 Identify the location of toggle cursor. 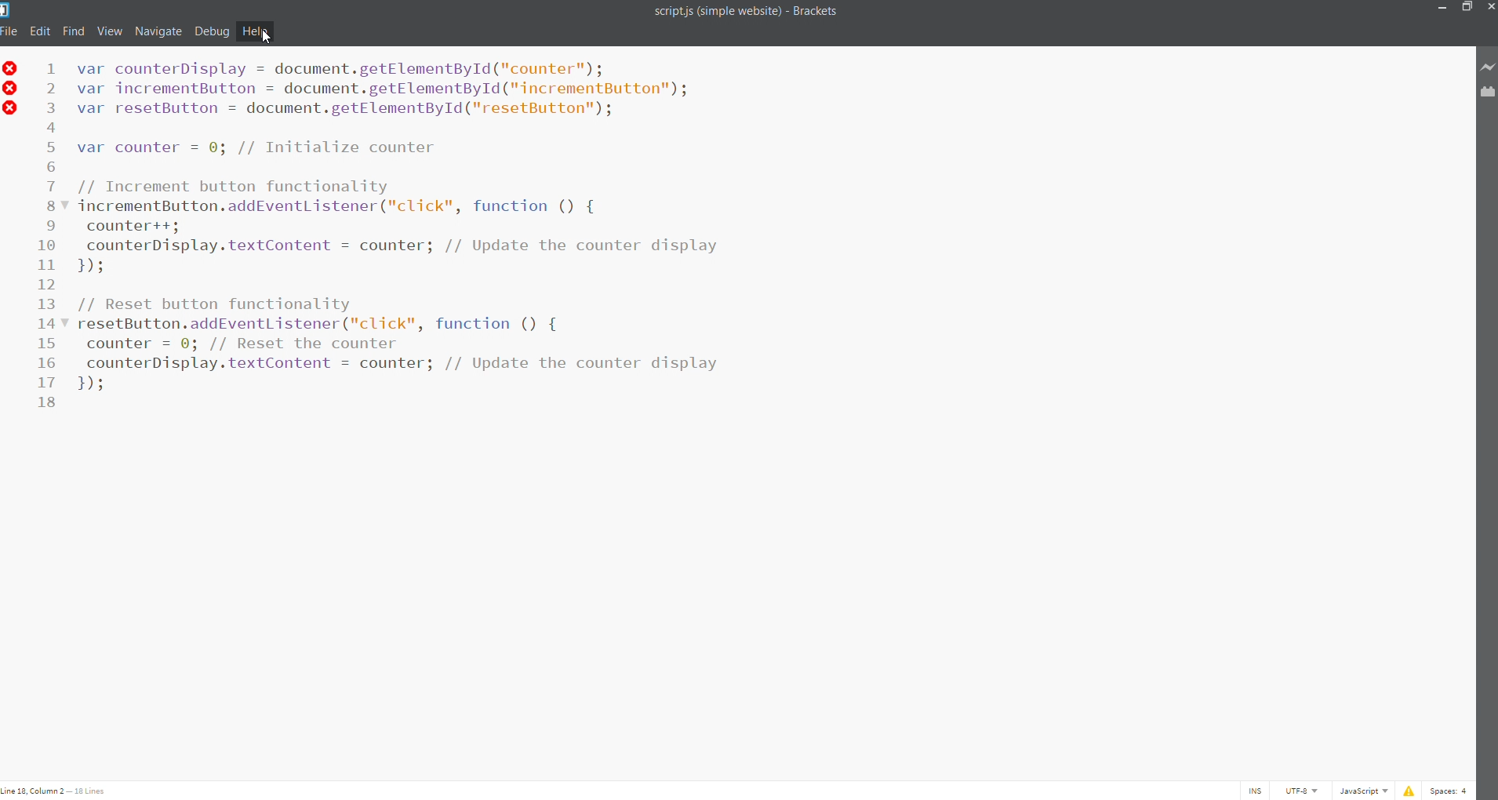
(1256, 791).